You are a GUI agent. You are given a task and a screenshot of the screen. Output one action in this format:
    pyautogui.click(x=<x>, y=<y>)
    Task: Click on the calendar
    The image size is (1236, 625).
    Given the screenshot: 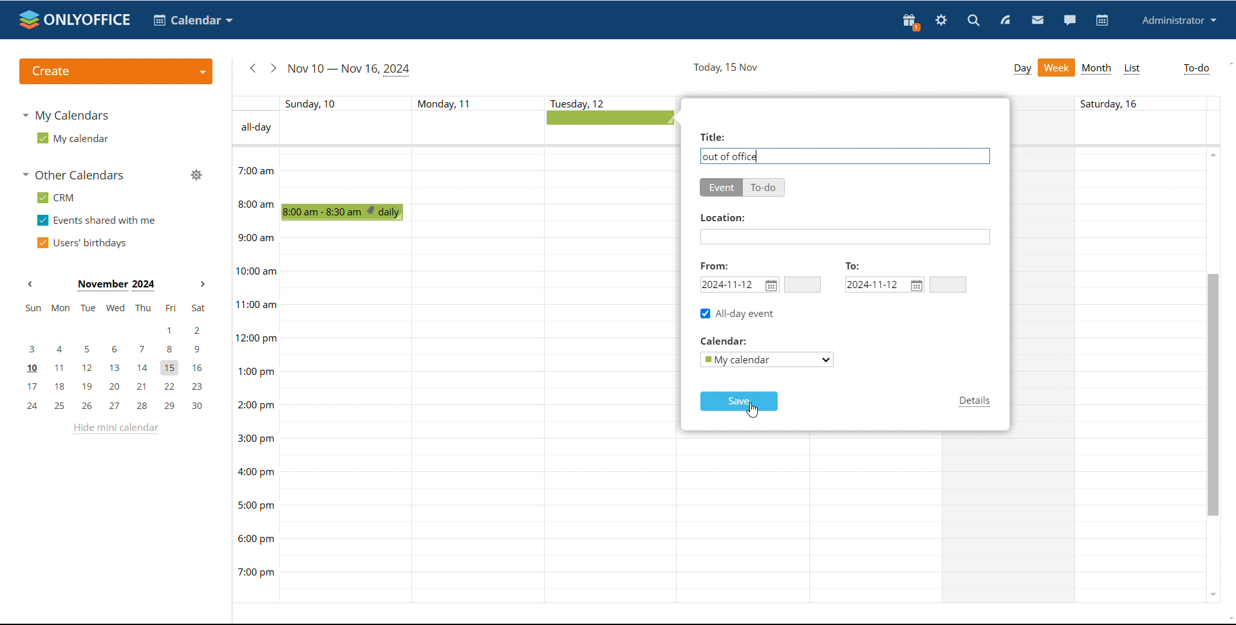 What is the action you would take?
    pyautogui.click(x=1101, y=21)
    